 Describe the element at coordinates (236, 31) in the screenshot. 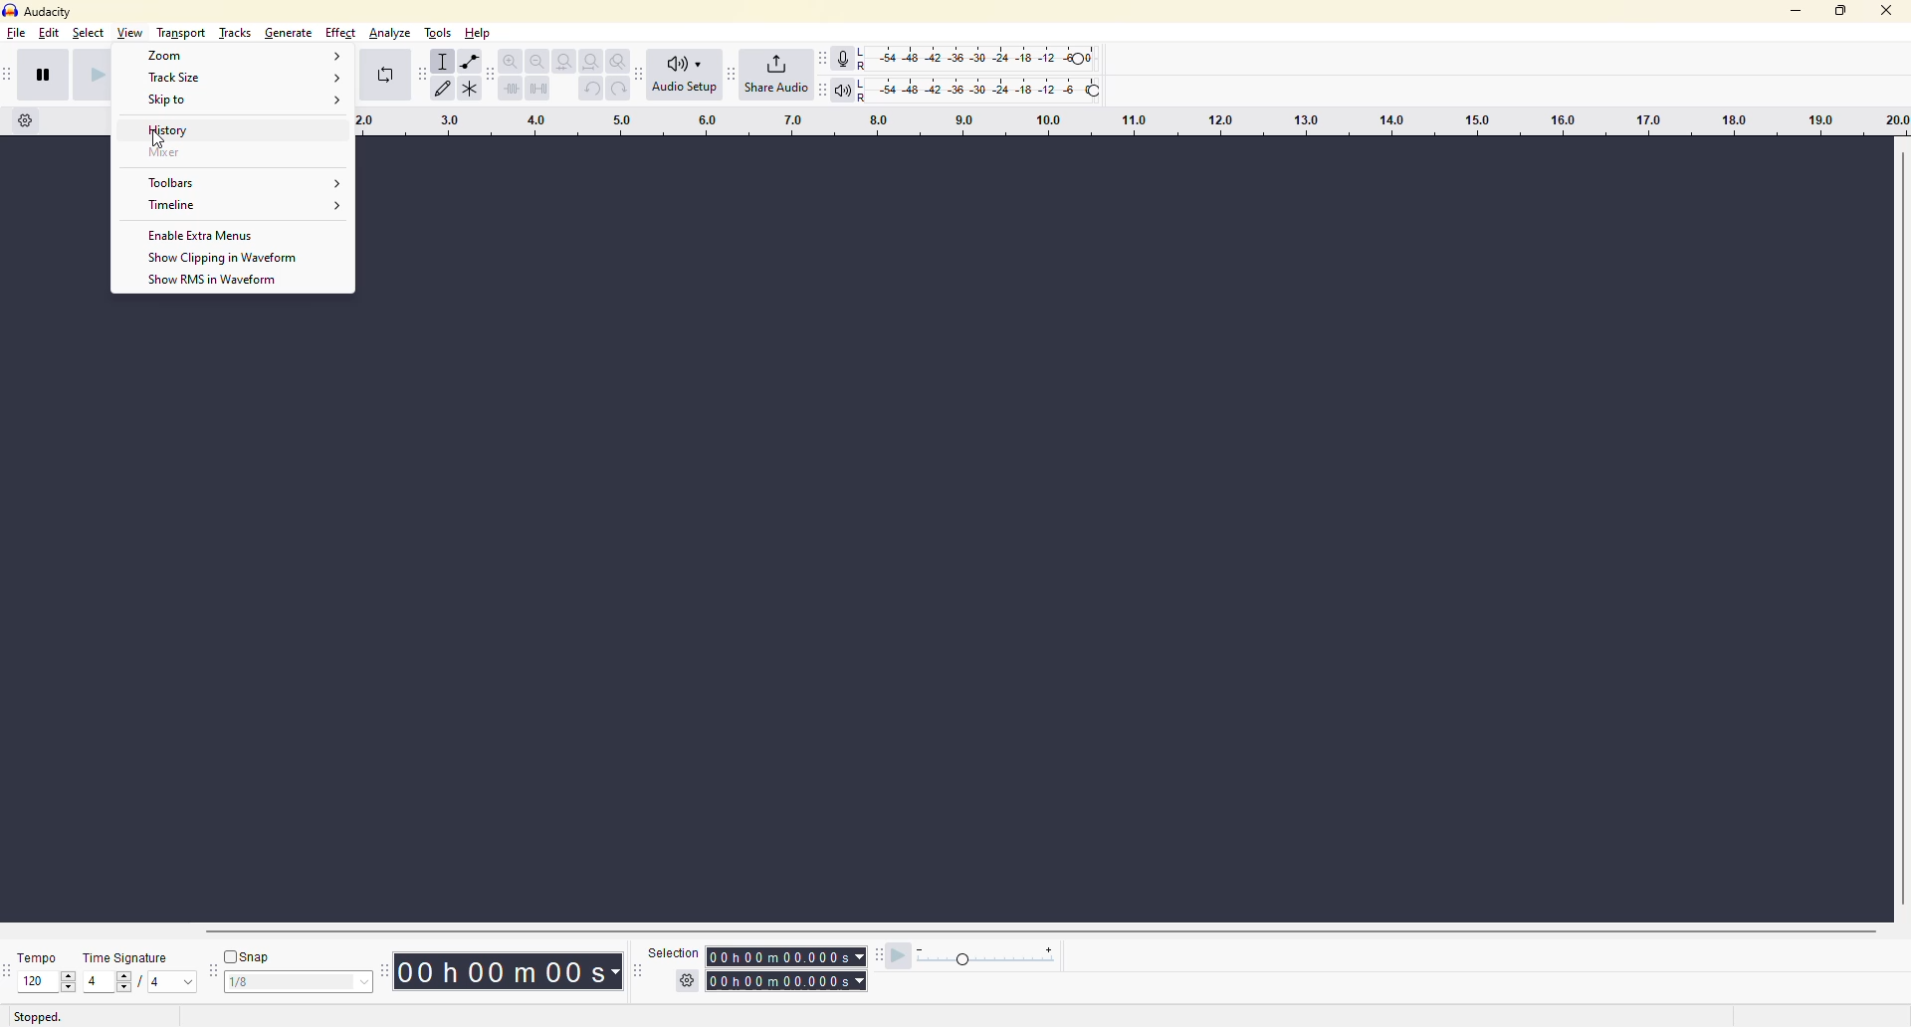

I see `tracks` at that location.